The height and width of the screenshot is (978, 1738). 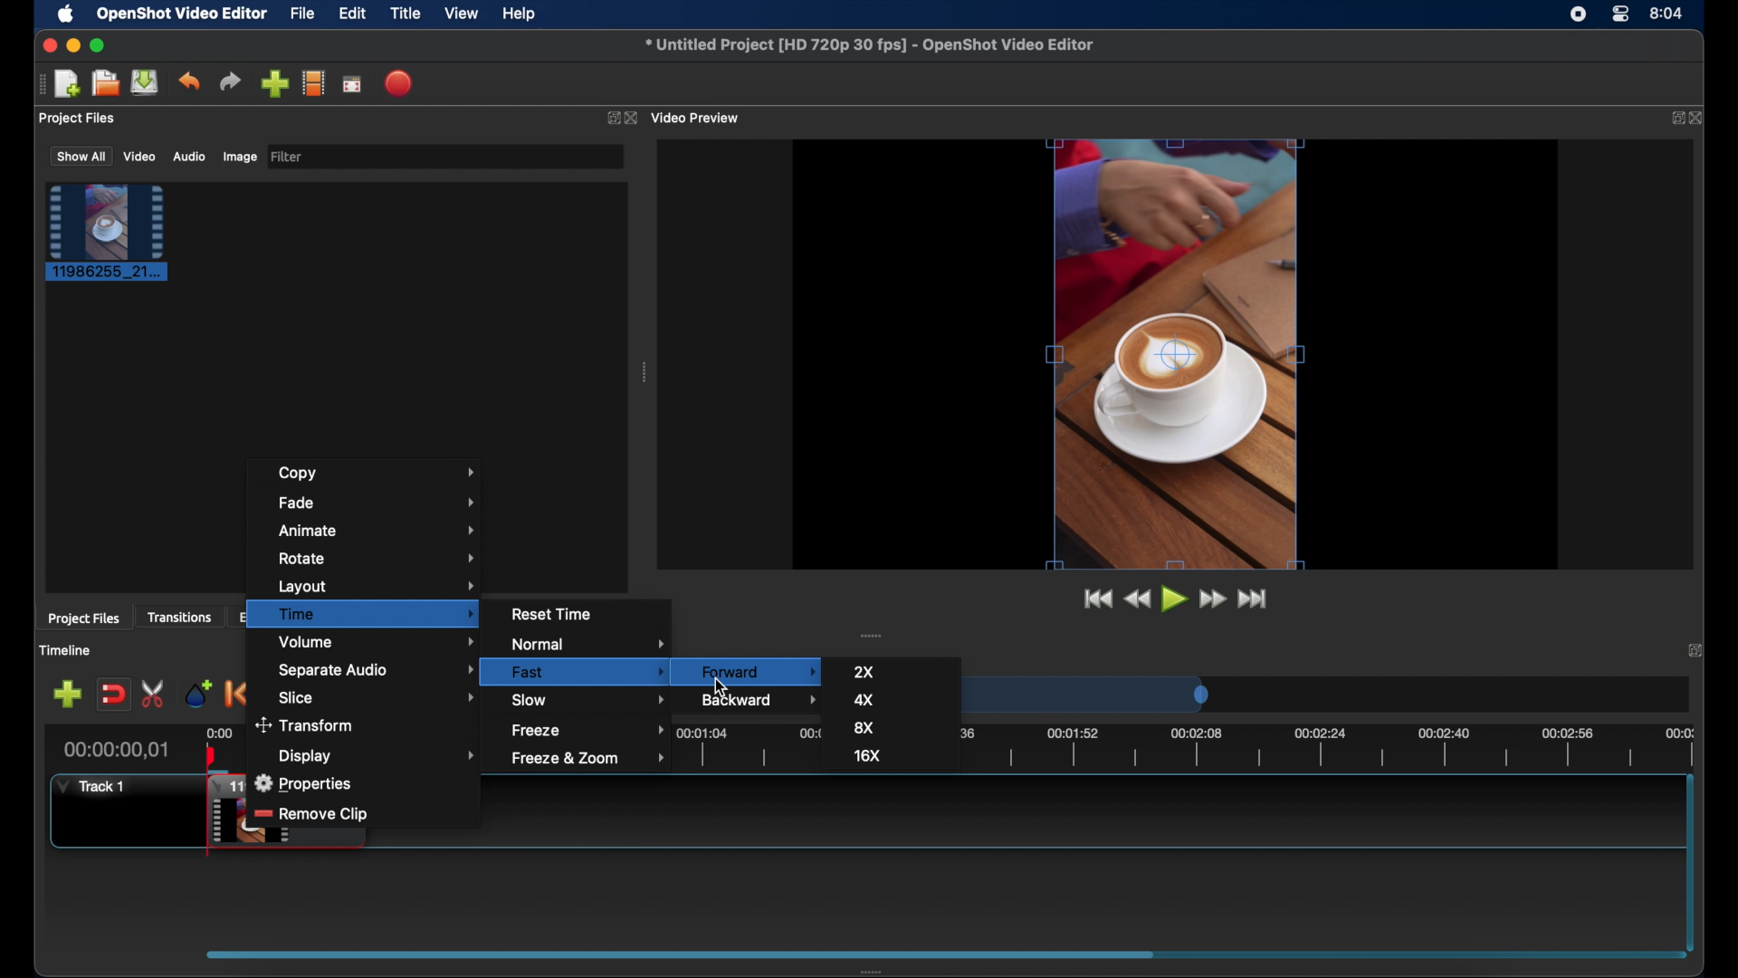 What do you see at coordinates (379, 669) in the screenshot?
I see `separate audio menu` at bounding box center [379, 669].